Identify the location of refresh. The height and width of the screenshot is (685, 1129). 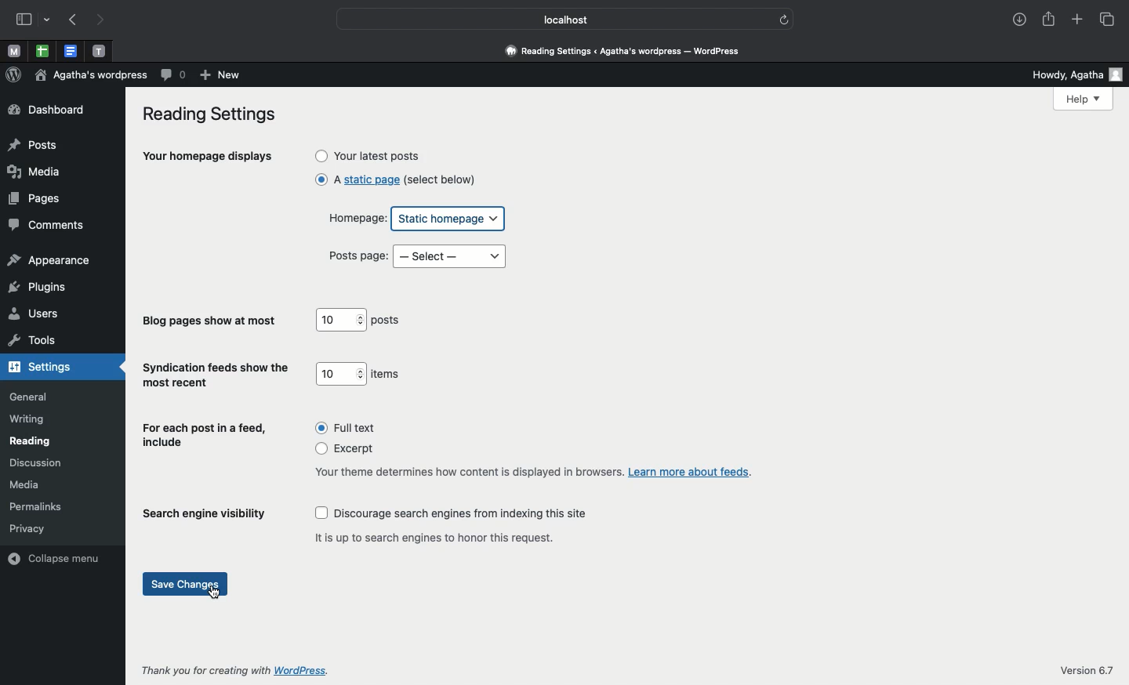
(786, 19).